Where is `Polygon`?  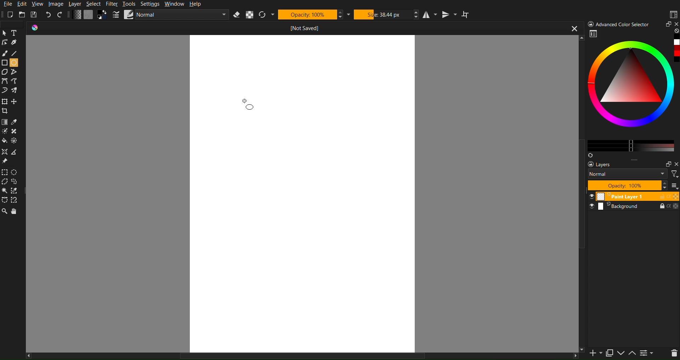
Polygon is located at coordinates (15, 152).